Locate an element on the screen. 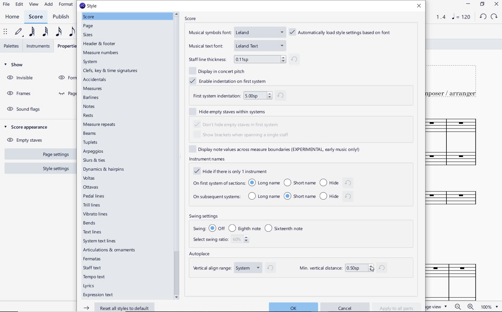 The image size is (502, 312). UNDO is located at coordinates (483, 16).